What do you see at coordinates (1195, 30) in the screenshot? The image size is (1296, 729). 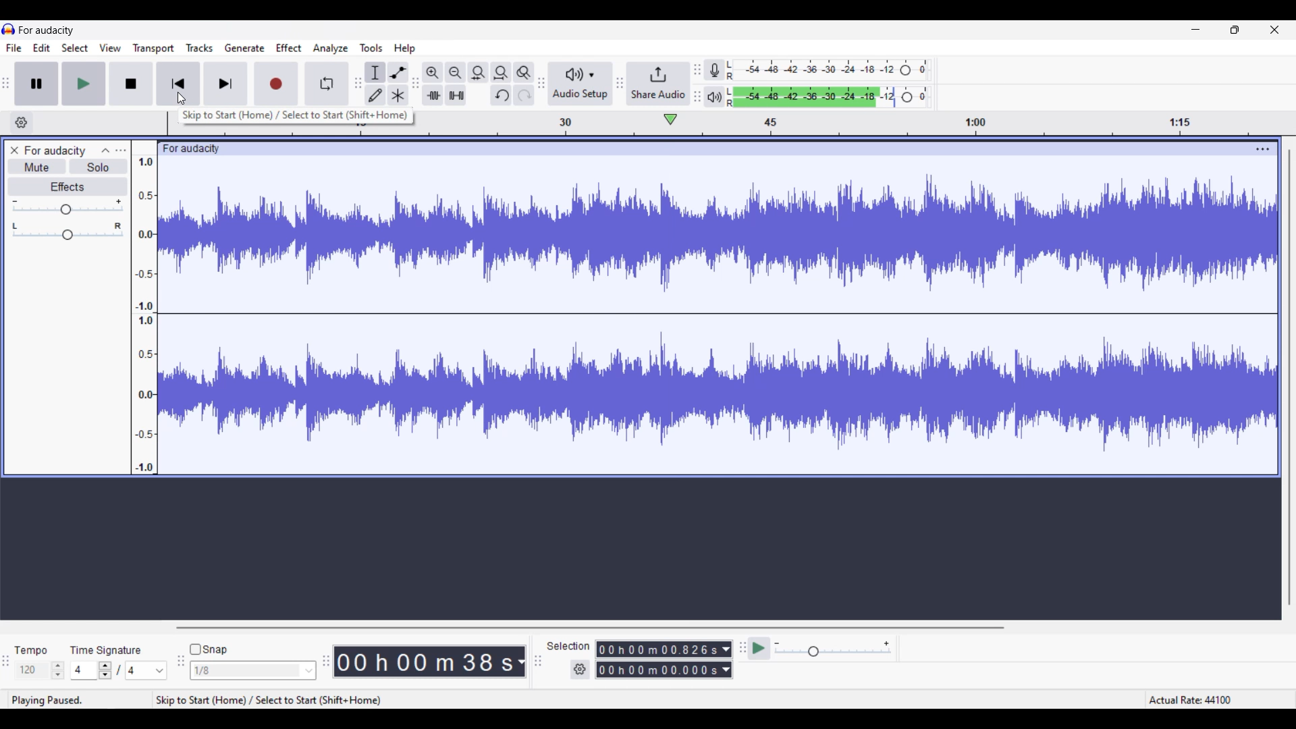 I see `Minimize` at bounding box center [1195, 30].